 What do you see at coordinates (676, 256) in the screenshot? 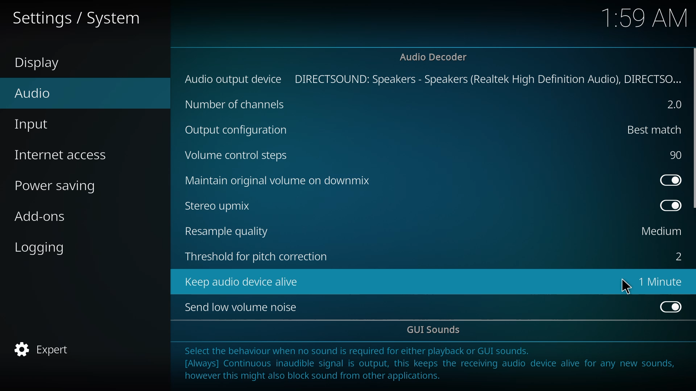
I see `2` at bounding box center [676, 256].